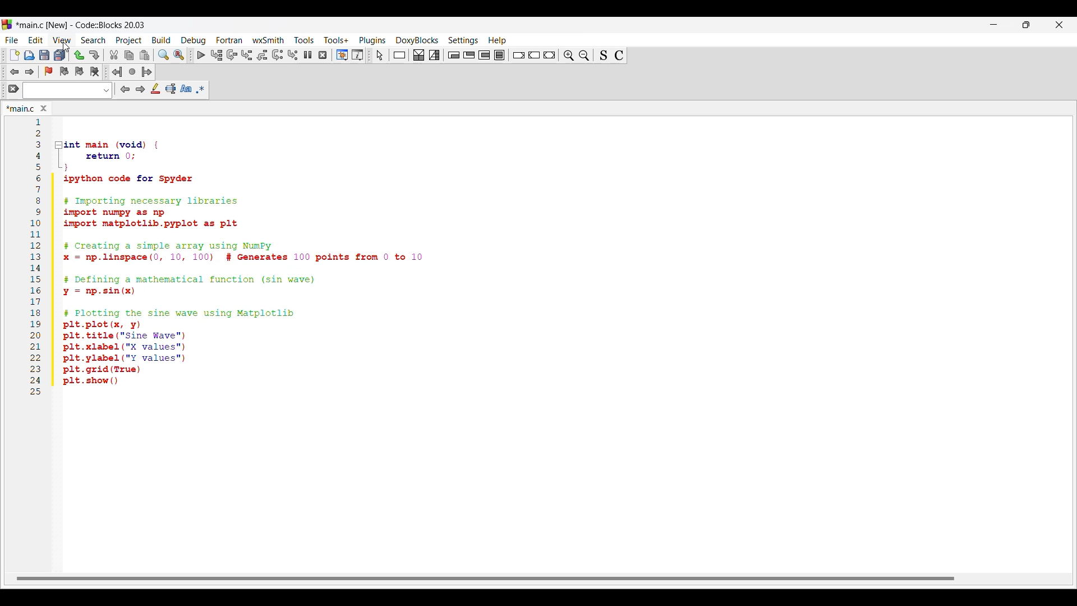 The height and width of the screenshot is (606, 1077). Describe the element at coordinates (130, 41) in the screenshot. I see `Project menu` at that location.